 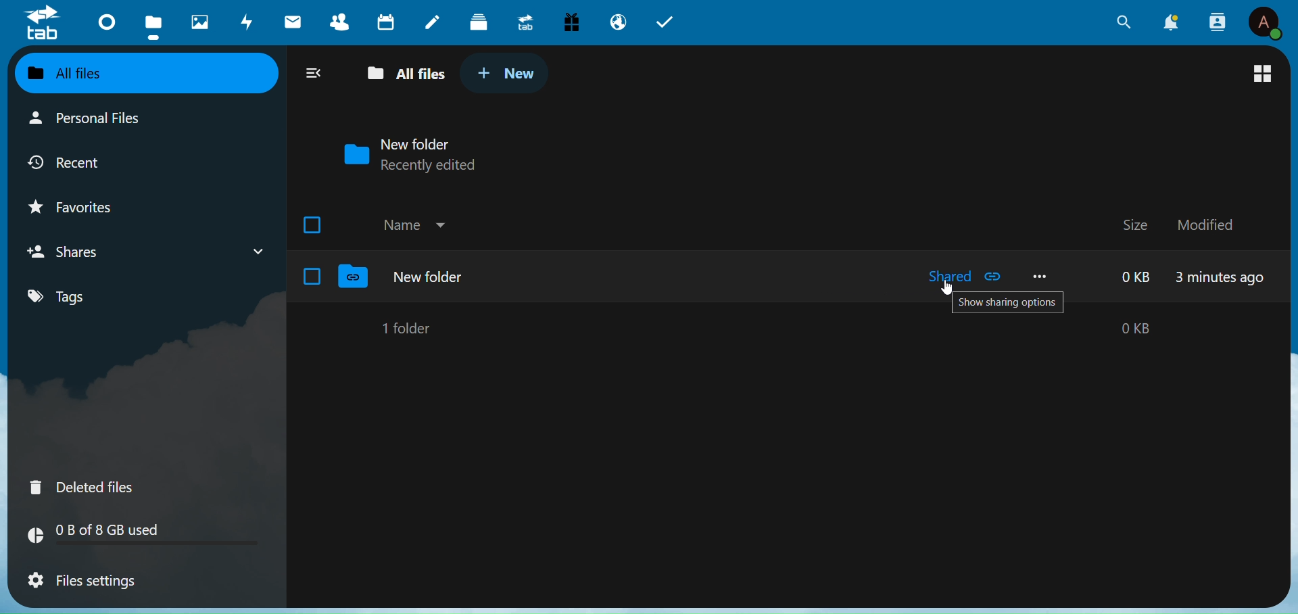 What do you see at coordinates (1008, 304) in the screenshot?
I see `show sharing options` at bounding box center [1008, 304].